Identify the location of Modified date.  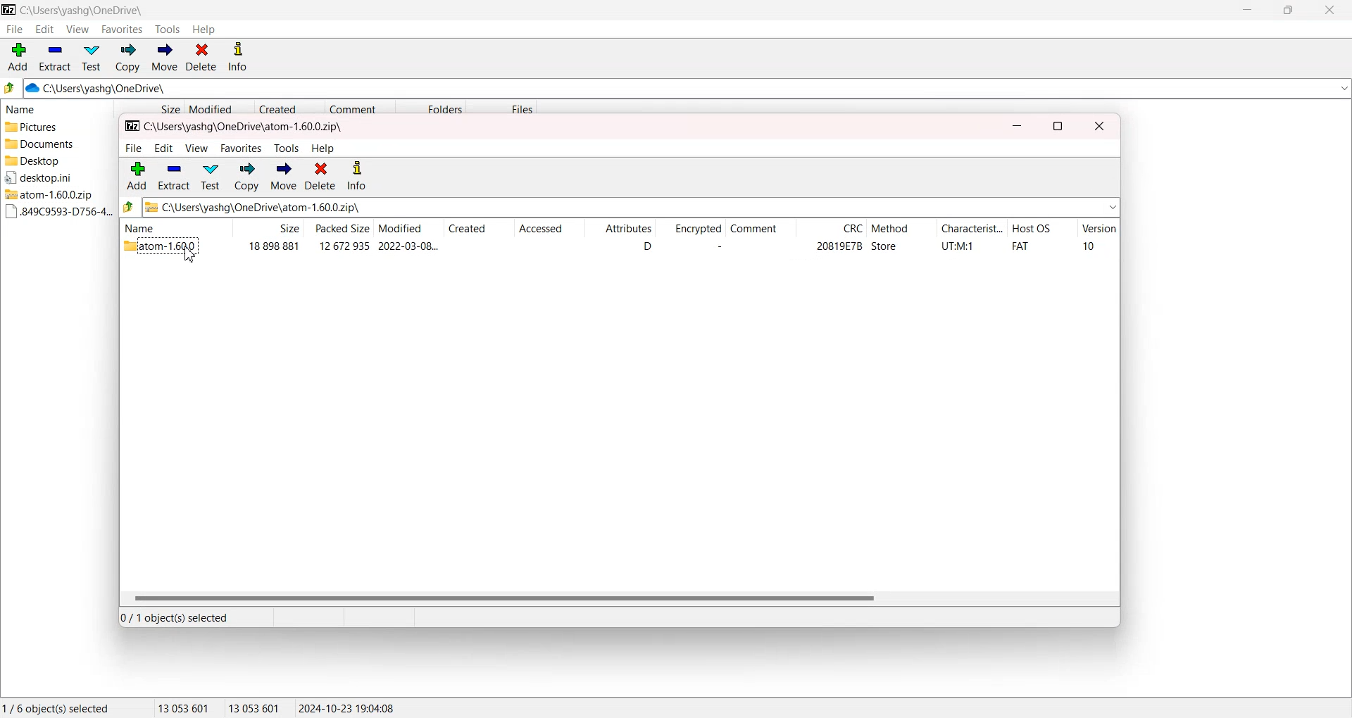
(218, 108).